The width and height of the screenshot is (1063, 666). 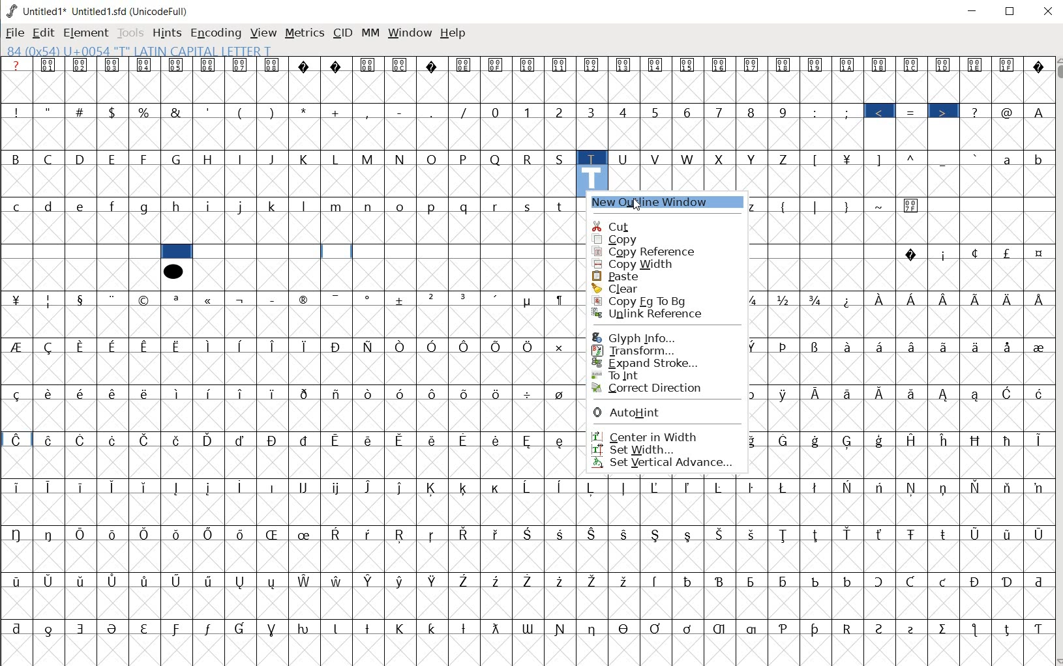 What do you see at coordinates (624, 158) in the screenshot?
I see `U` at bounding box center [624, 158].